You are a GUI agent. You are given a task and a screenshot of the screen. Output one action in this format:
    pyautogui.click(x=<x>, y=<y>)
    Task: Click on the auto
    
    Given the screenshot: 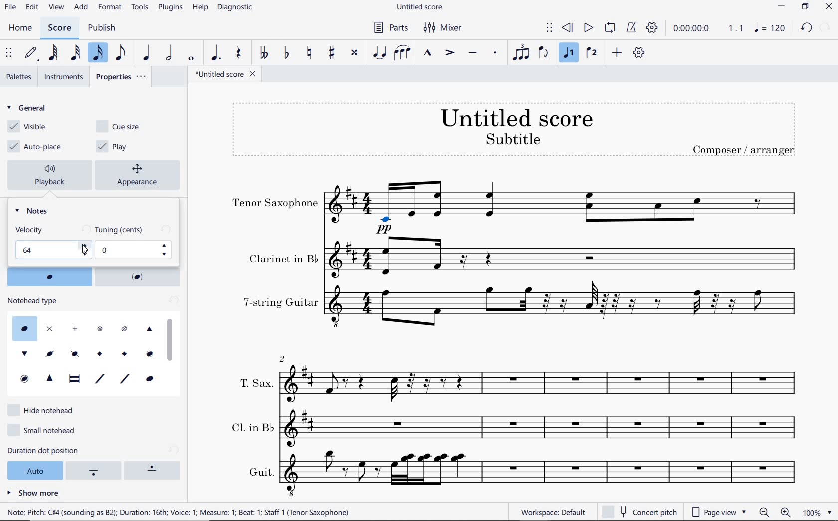 What is the action you would take?
    pyautogui.click(x=33, y=470)
    